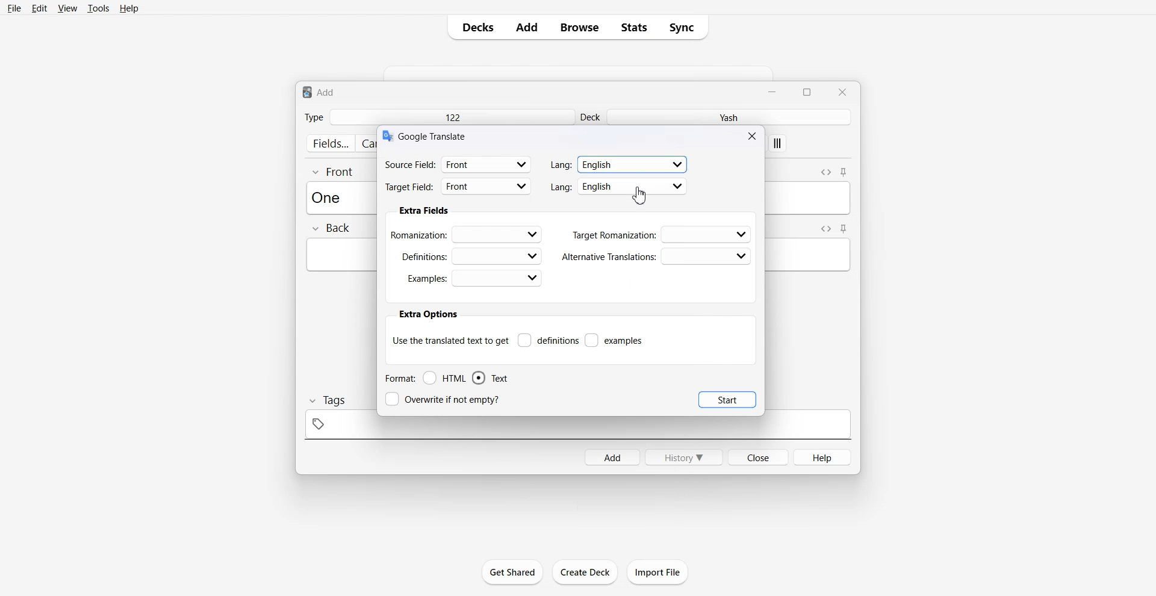 This screenshot has height=596, width=1156. I want to click on Extra fields, so click(424, 211).